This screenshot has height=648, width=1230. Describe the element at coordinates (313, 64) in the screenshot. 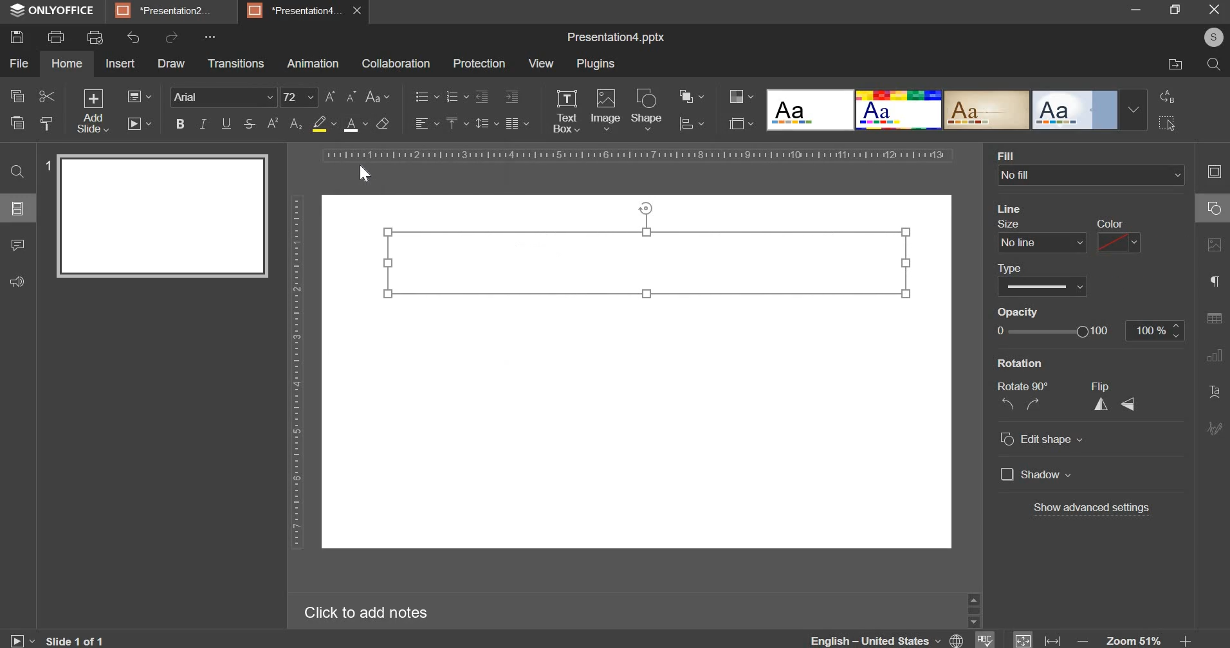

I see `animation` at that location.